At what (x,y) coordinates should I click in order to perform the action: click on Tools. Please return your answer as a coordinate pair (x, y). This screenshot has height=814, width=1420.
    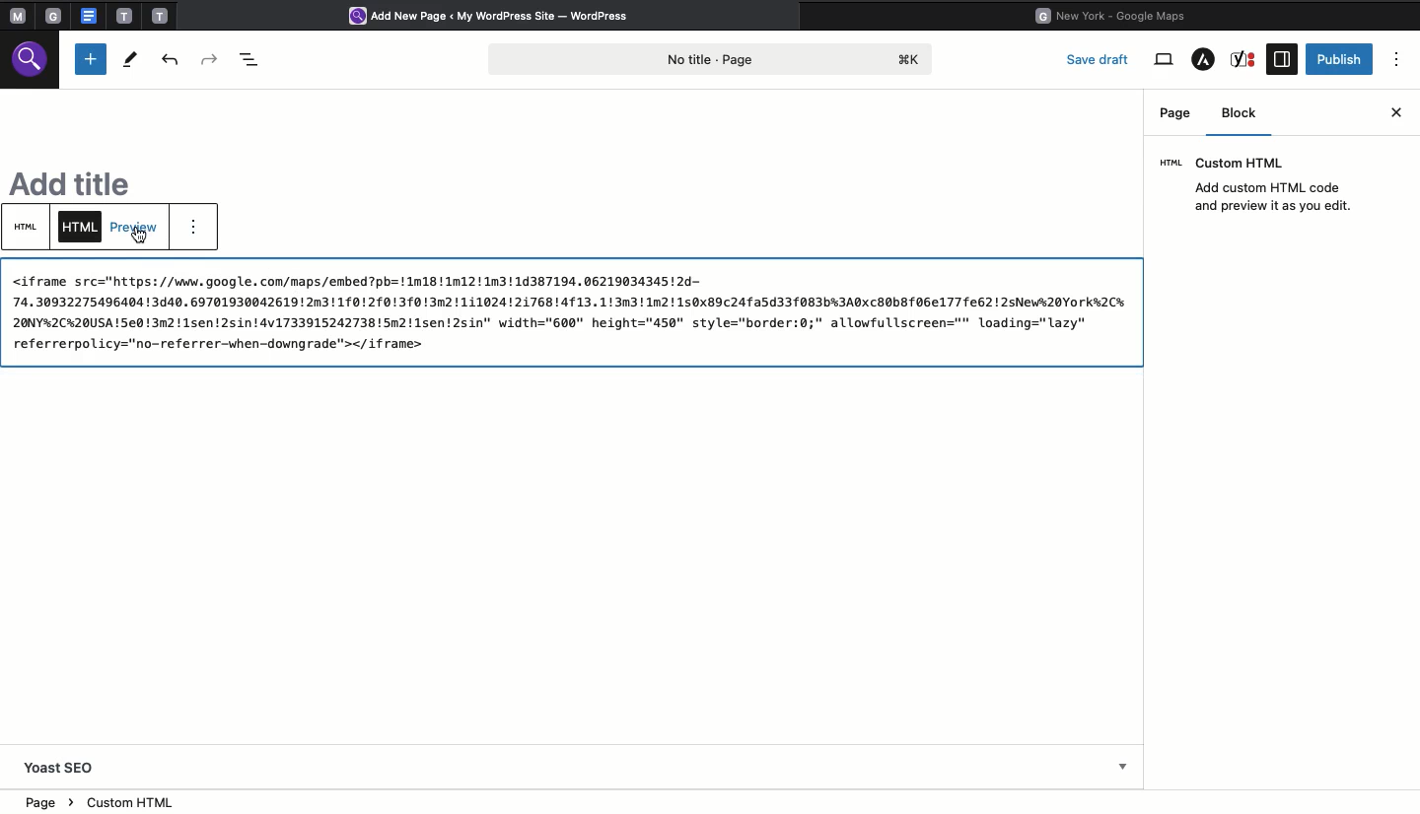
    Looking at the image, I should click on (129, 59).